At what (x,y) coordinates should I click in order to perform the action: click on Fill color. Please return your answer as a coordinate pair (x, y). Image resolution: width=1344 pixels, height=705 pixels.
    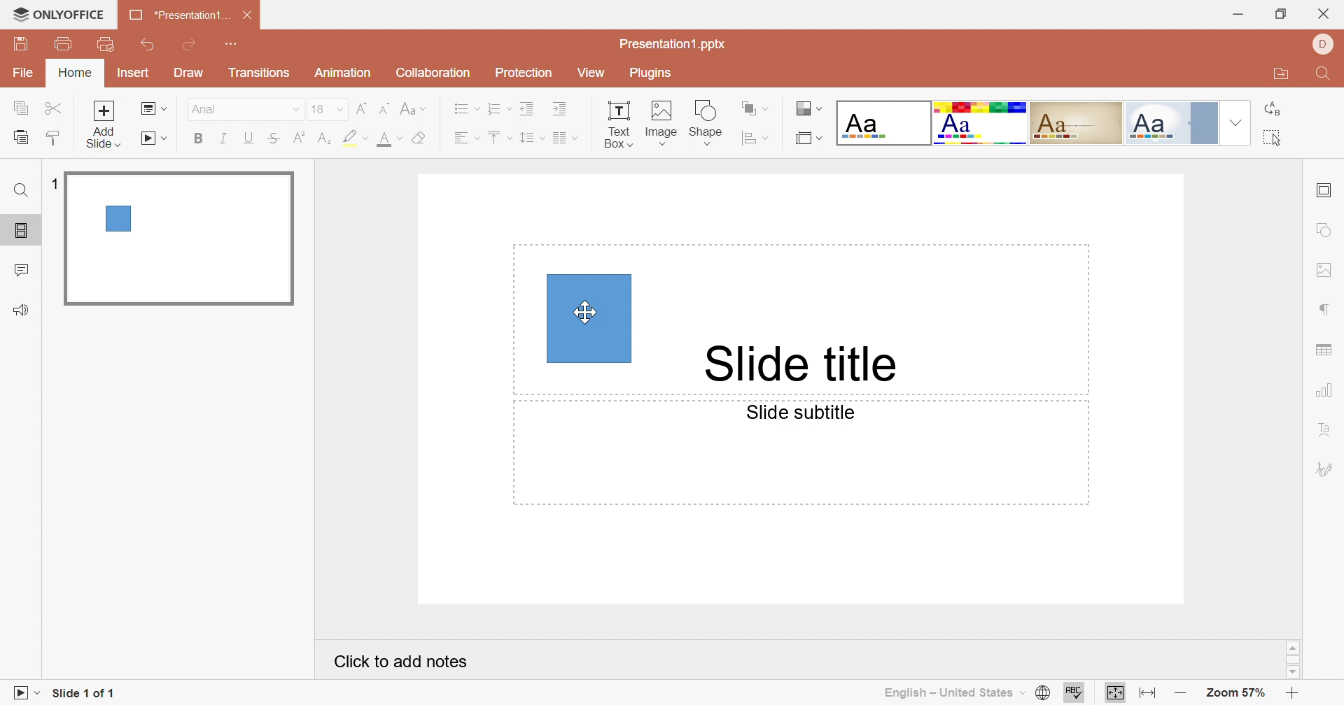
    Looking at the image, I should click on (417, 139).